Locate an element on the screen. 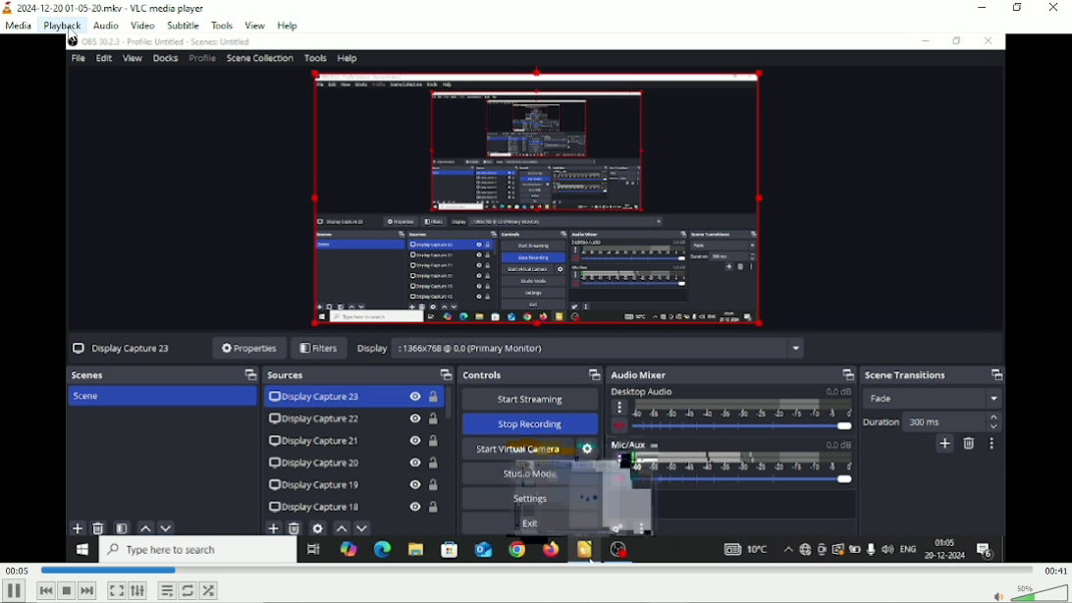 This screenshot has height=603, width=1072. Pause is located at coordinates (14, 591).